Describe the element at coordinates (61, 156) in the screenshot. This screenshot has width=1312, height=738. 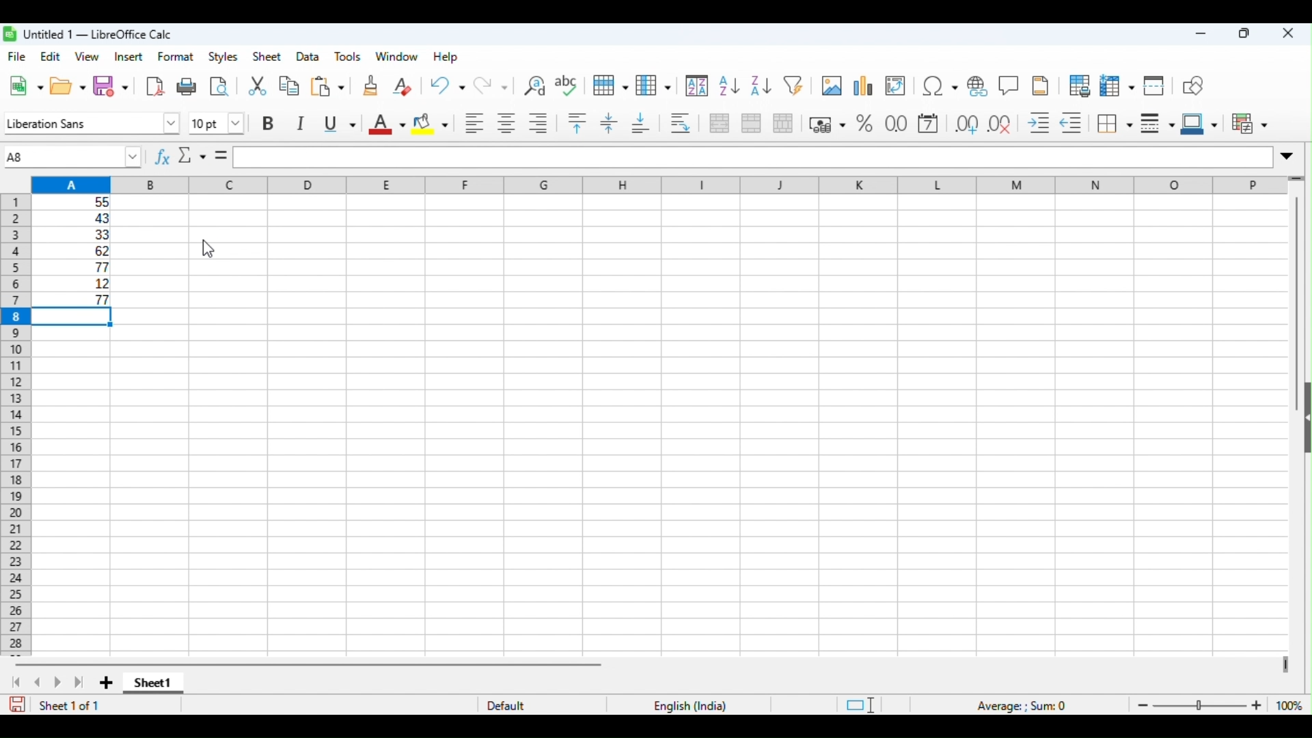
I see `selected cell number` at that location.